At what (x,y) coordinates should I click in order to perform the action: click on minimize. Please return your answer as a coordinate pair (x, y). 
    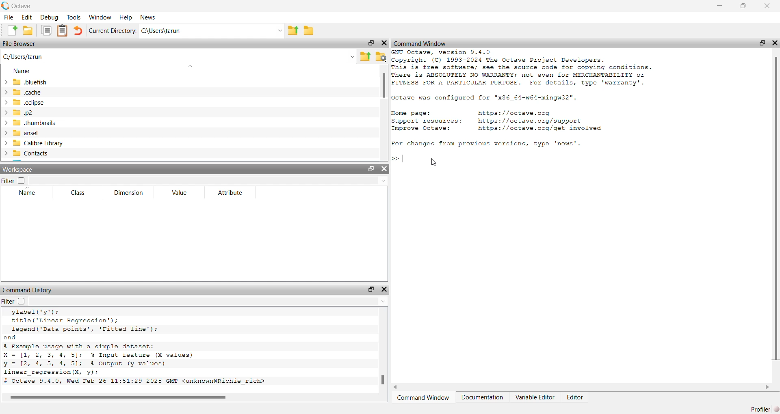
    Looking at the image, I should click on (717, 5).